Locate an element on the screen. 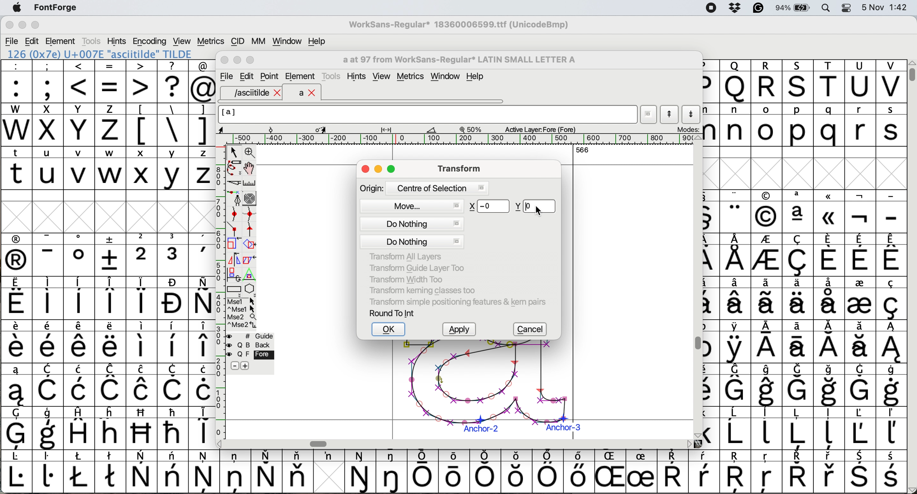 This screenshot has height=494, width=917. hints is located at coordinates (358, 77).